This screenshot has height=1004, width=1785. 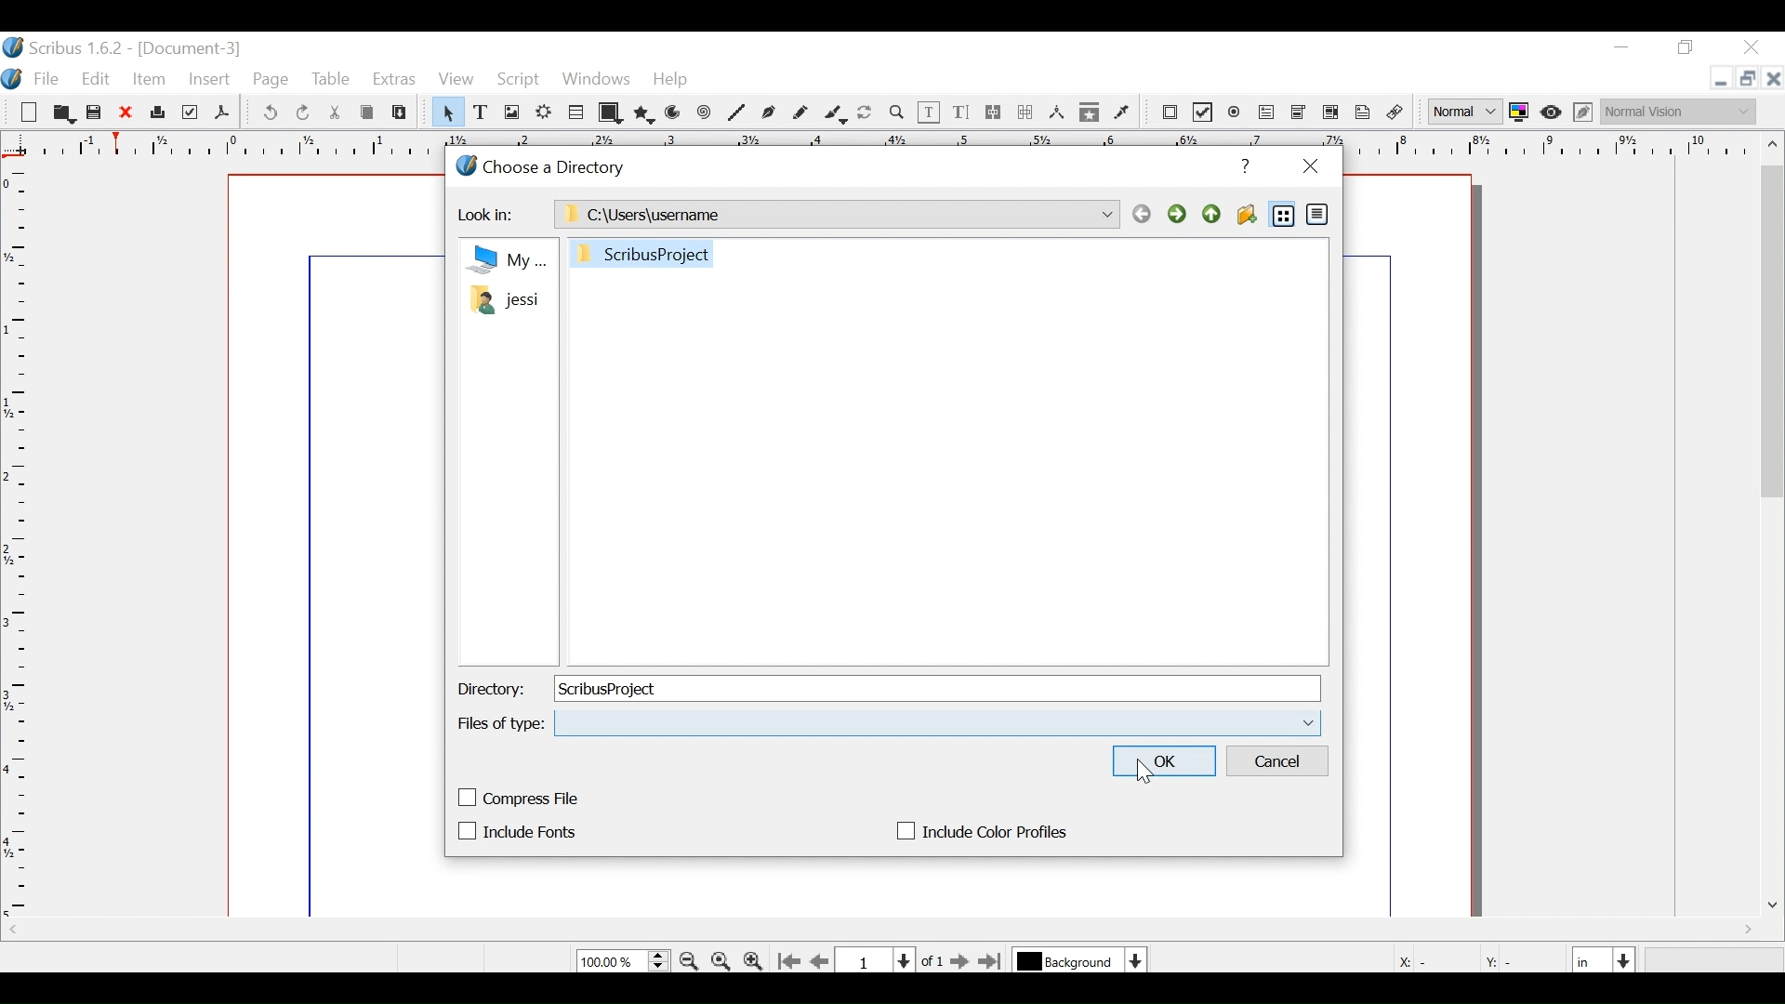 What do you see at coordinates (755, 961) in the screenshot?
I see `Zoom out` at bounding box center [755, 961].